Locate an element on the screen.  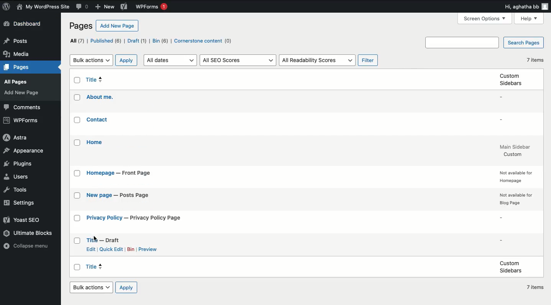
Title is located at coordinates (98, 120).